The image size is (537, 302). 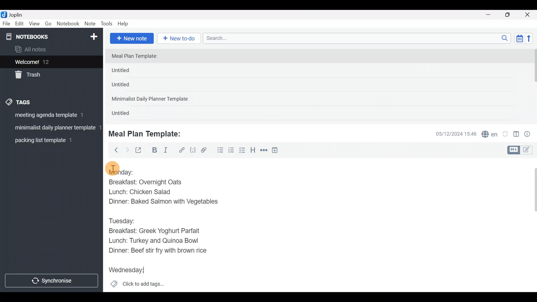 I want to click on Untitled, so click(x=127, y=114).